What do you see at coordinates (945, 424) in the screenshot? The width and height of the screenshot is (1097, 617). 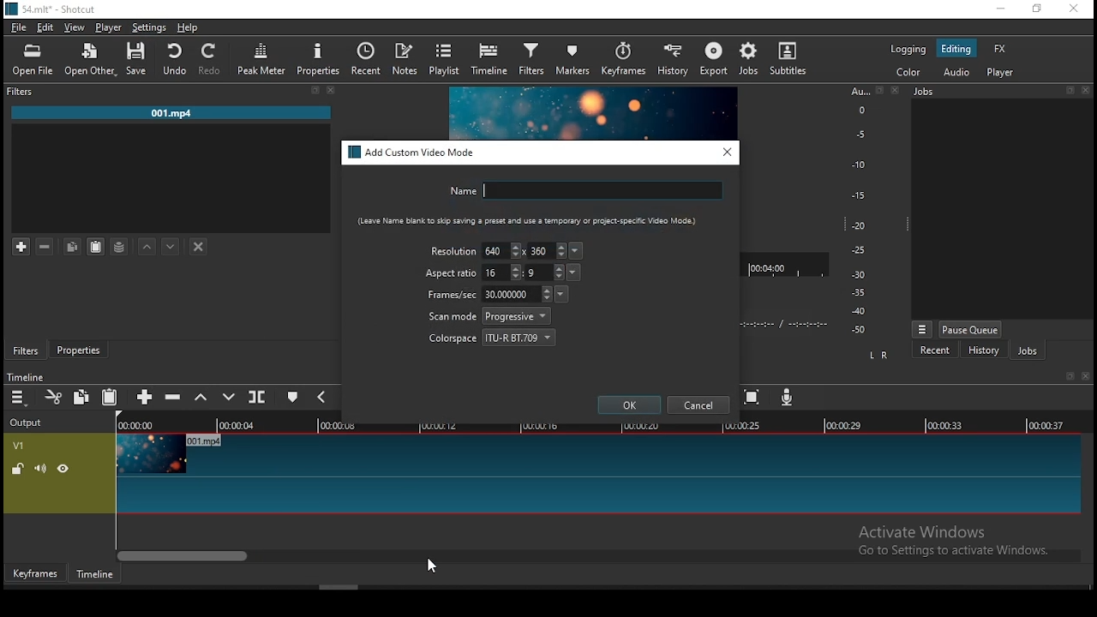 I see `00:00:33` at bounding box center [945, 424].